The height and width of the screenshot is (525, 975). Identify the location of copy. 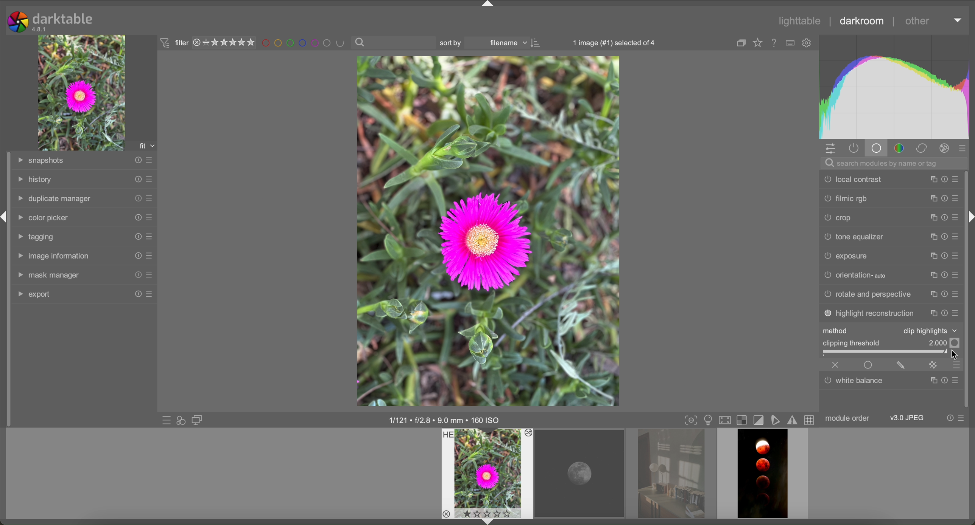
(933, 381).